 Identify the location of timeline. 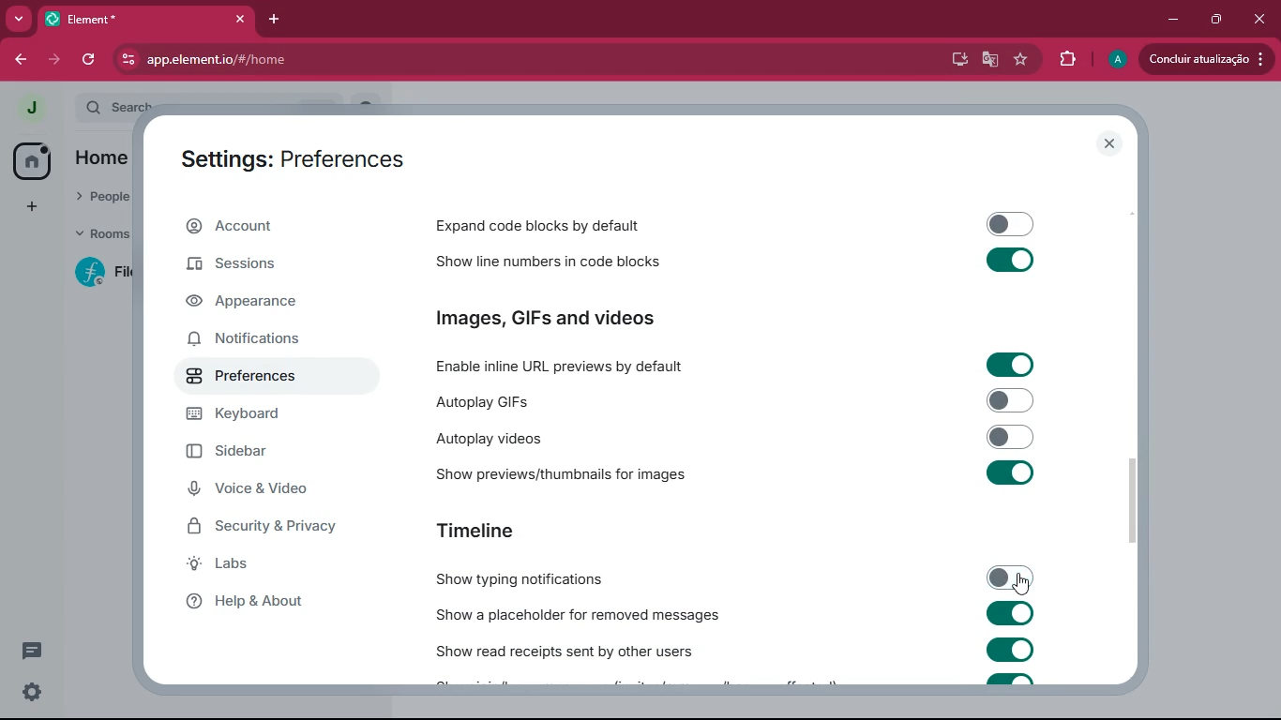
(475, 528).